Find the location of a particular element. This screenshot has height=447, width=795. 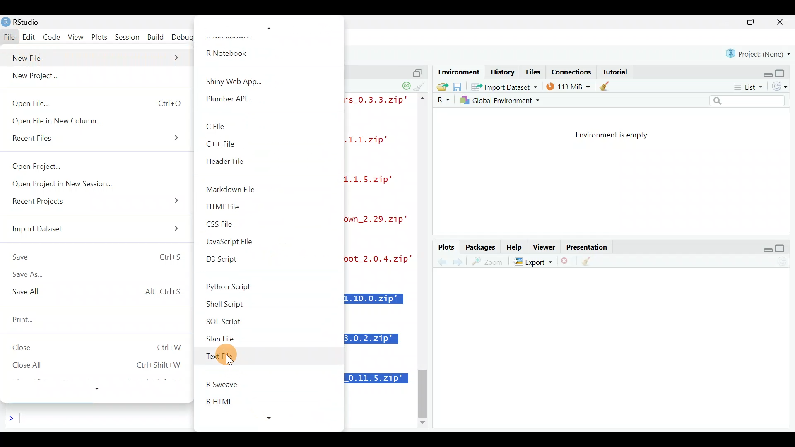

Open File in New Column. is located at coordinates (65, 120).